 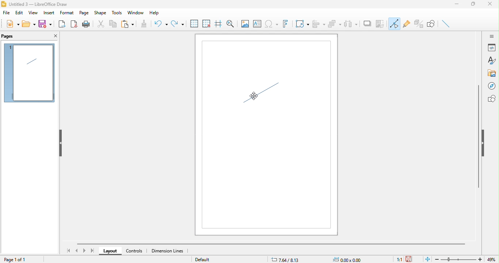 I want to click on export directly as pdf, so click(x=74, y=24).